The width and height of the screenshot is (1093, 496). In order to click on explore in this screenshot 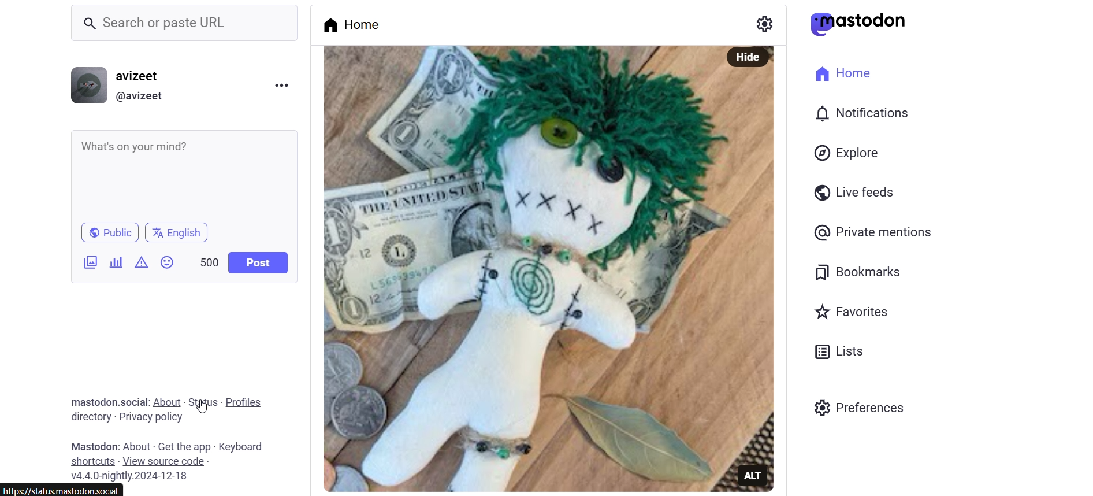, I will do `click(849, 153)`.